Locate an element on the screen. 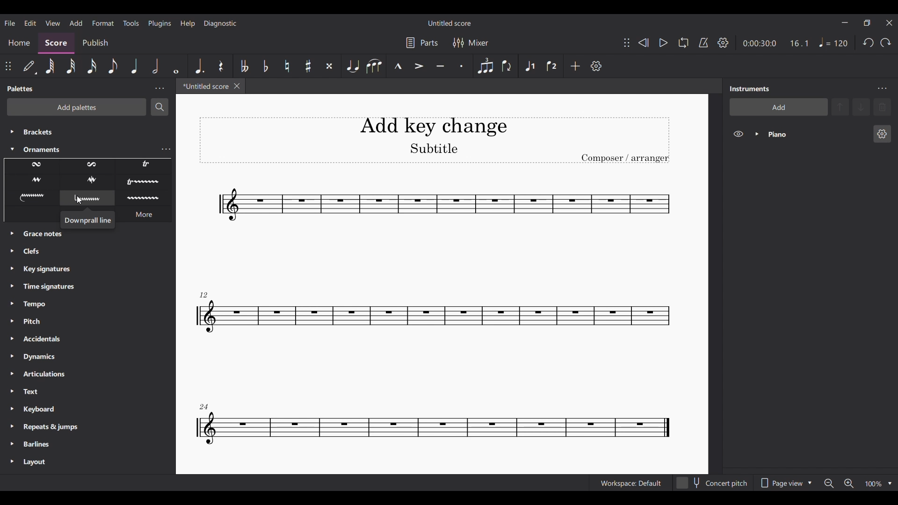 This screenshot has width=898, height=505. Add instrument is located at coordinates (779, 107).